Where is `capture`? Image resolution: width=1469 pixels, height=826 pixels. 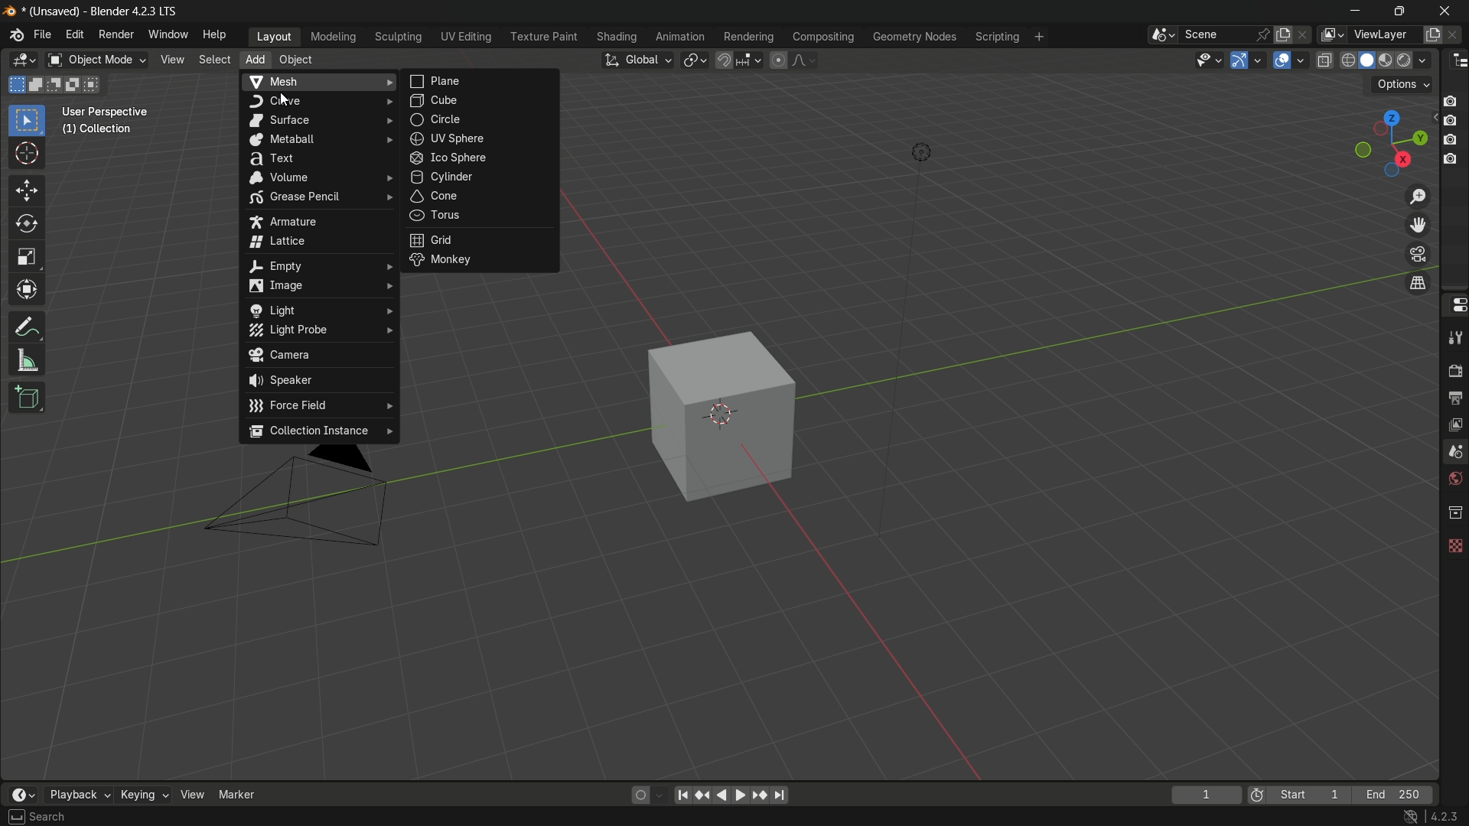 capture is located at coordinates (1449, 160).